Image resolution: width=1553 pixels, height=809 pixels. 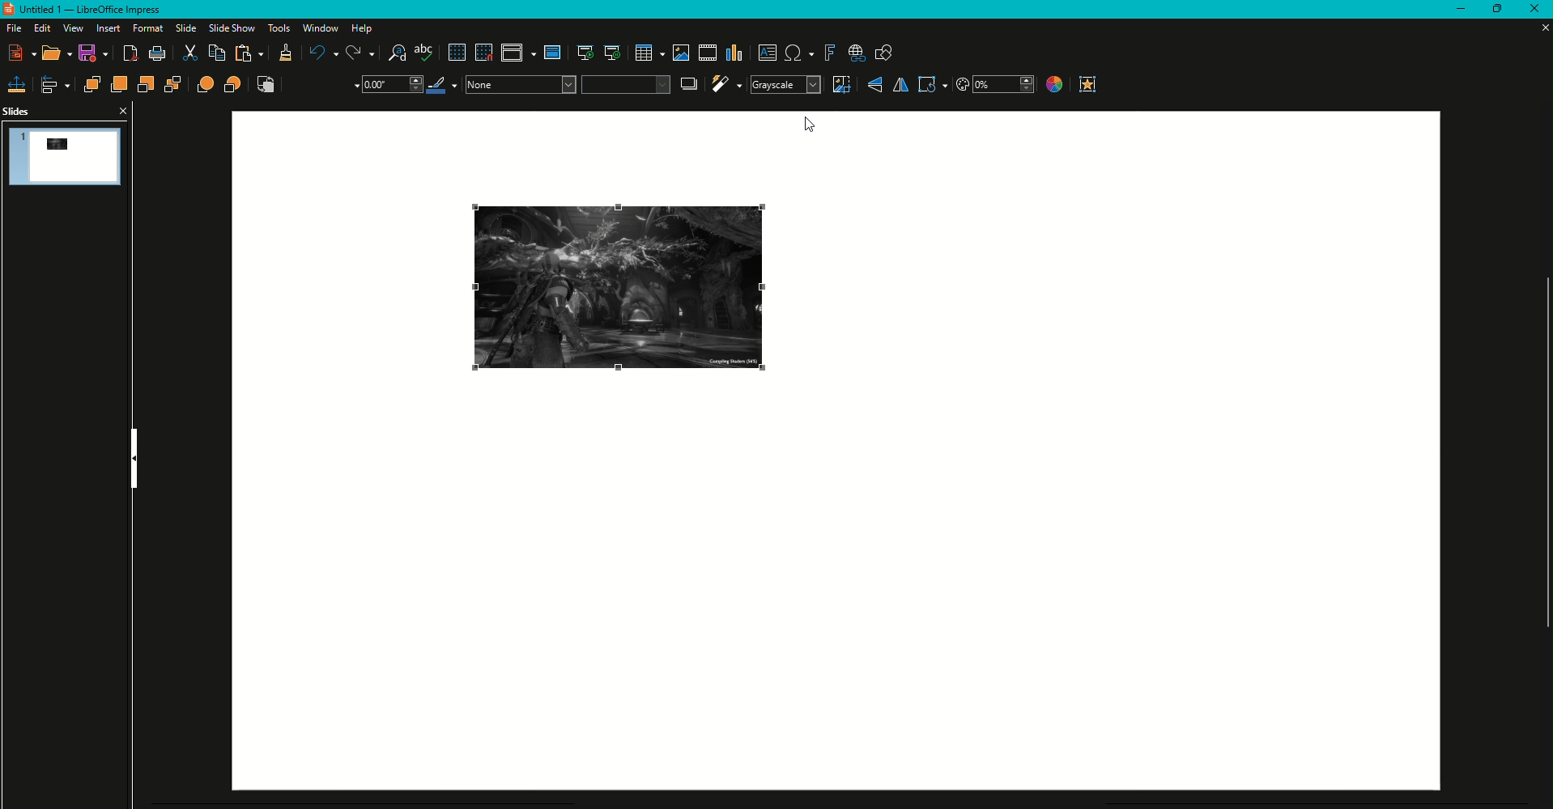 What do you see at coordinates (1538, 28) in the screenshot?
I see `Close sheet` at bounding box center [1538, 28].